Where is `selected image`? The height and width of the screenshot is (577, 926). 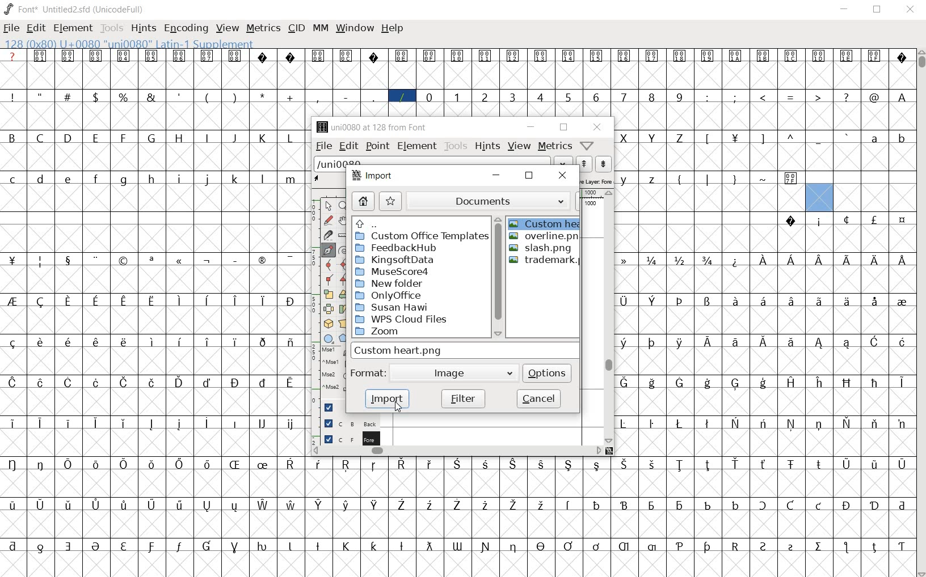 selected image is located at coordinates (544, 224).